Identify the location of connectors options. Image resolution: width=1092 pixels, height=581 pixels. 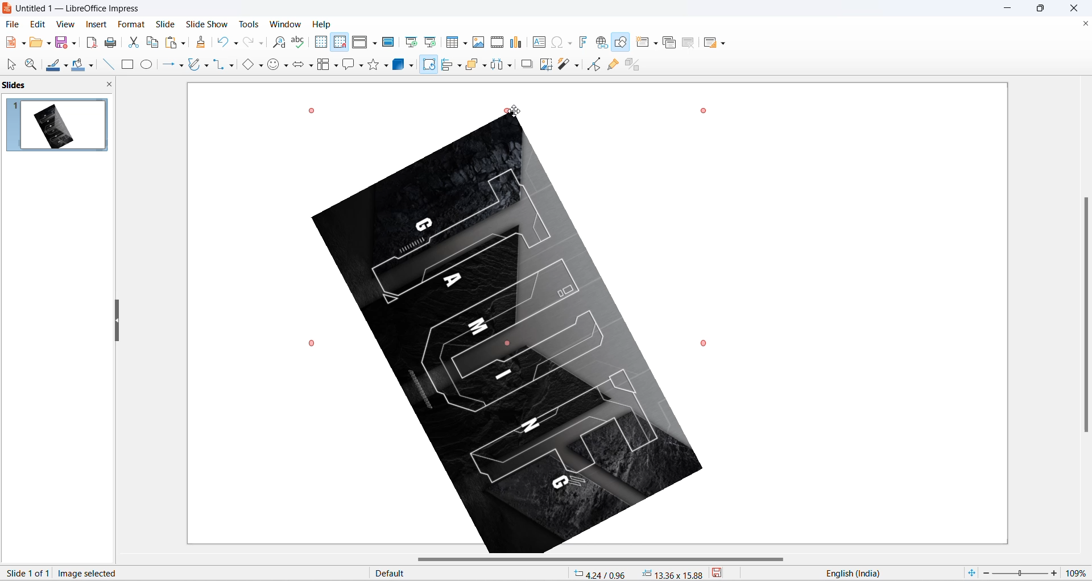
(230, 65).